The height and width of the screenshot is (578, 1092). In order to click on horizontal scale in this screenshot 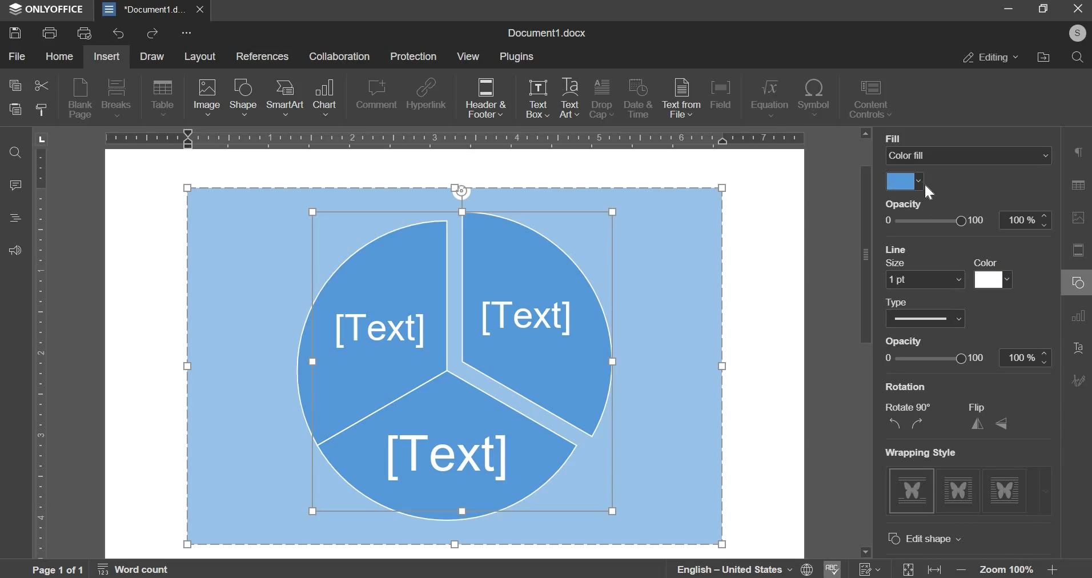, I will do `click(456, 137)`.